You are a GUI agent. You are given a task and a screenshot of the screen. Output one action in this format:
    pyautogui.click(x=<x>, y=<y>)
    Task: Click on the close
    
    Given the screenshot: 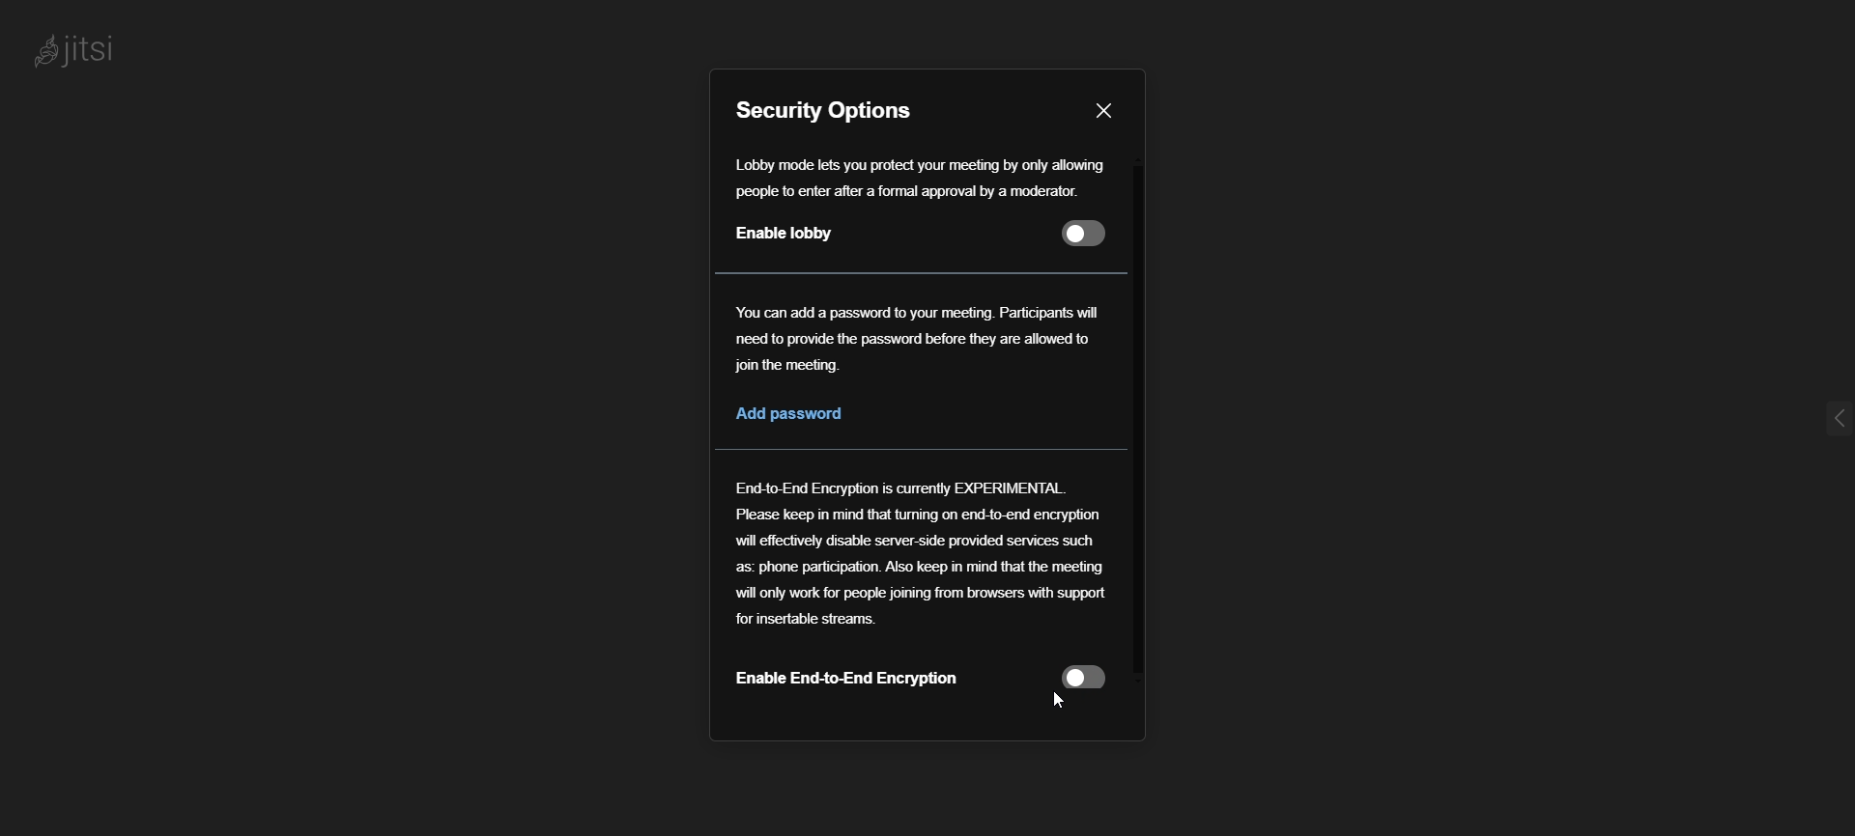 What is the action you would take?
    pyautogui.click(x=1107, y=107)
    